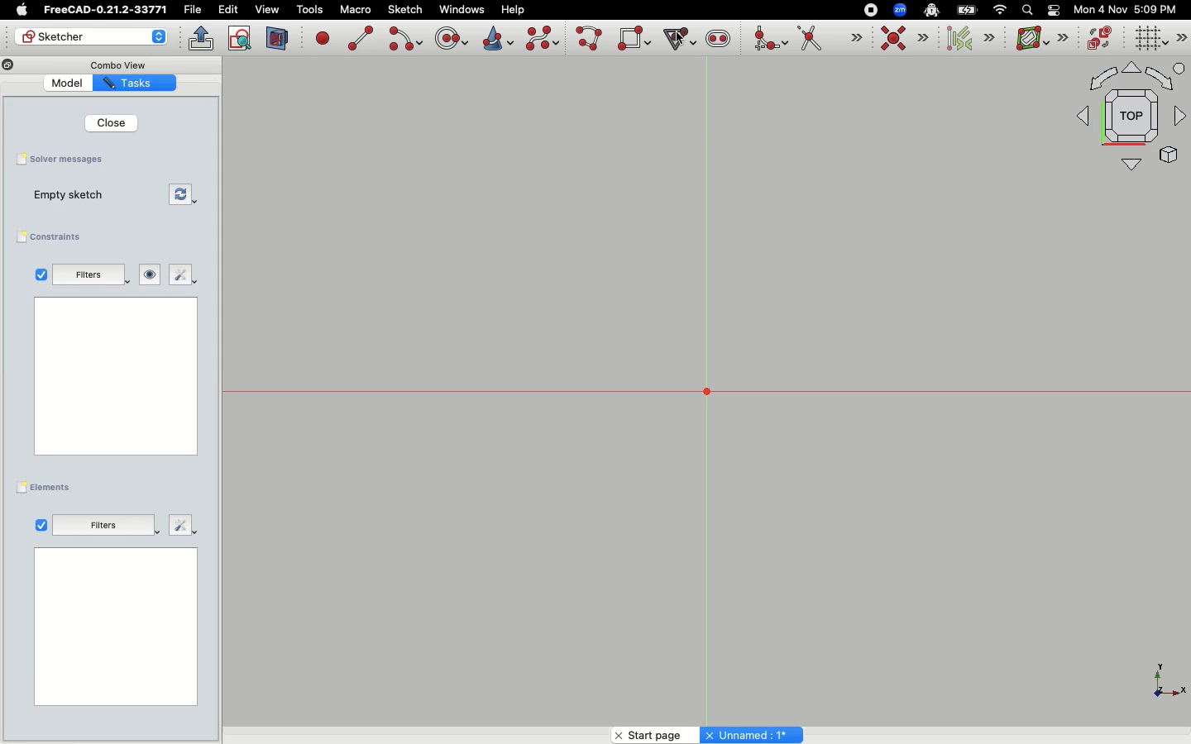  What do you see at coordinates (184, 276) in the screenshot?
I see `Settings` at bounding box center [184, 276].